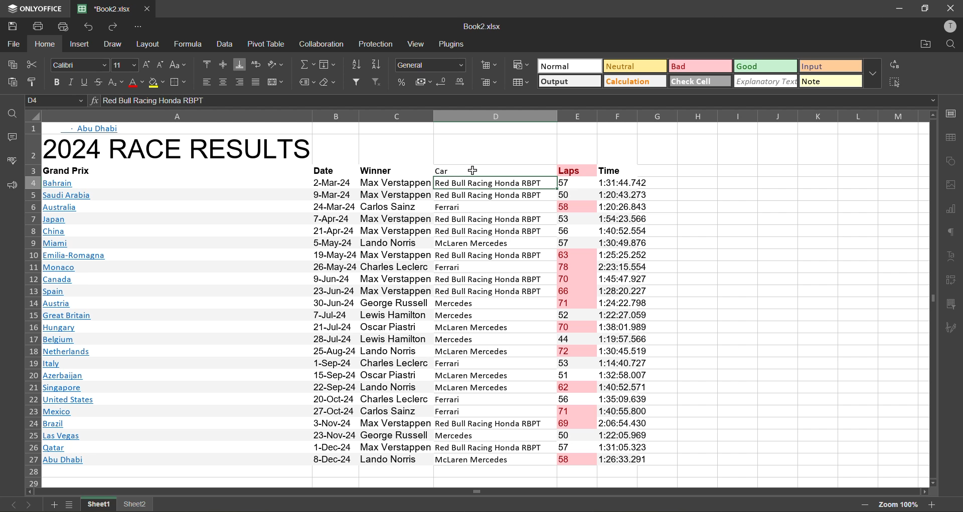  What do you see at coordinates (126, 65) in the screenshot?
I see `font size` at bounding box center [126, 65].